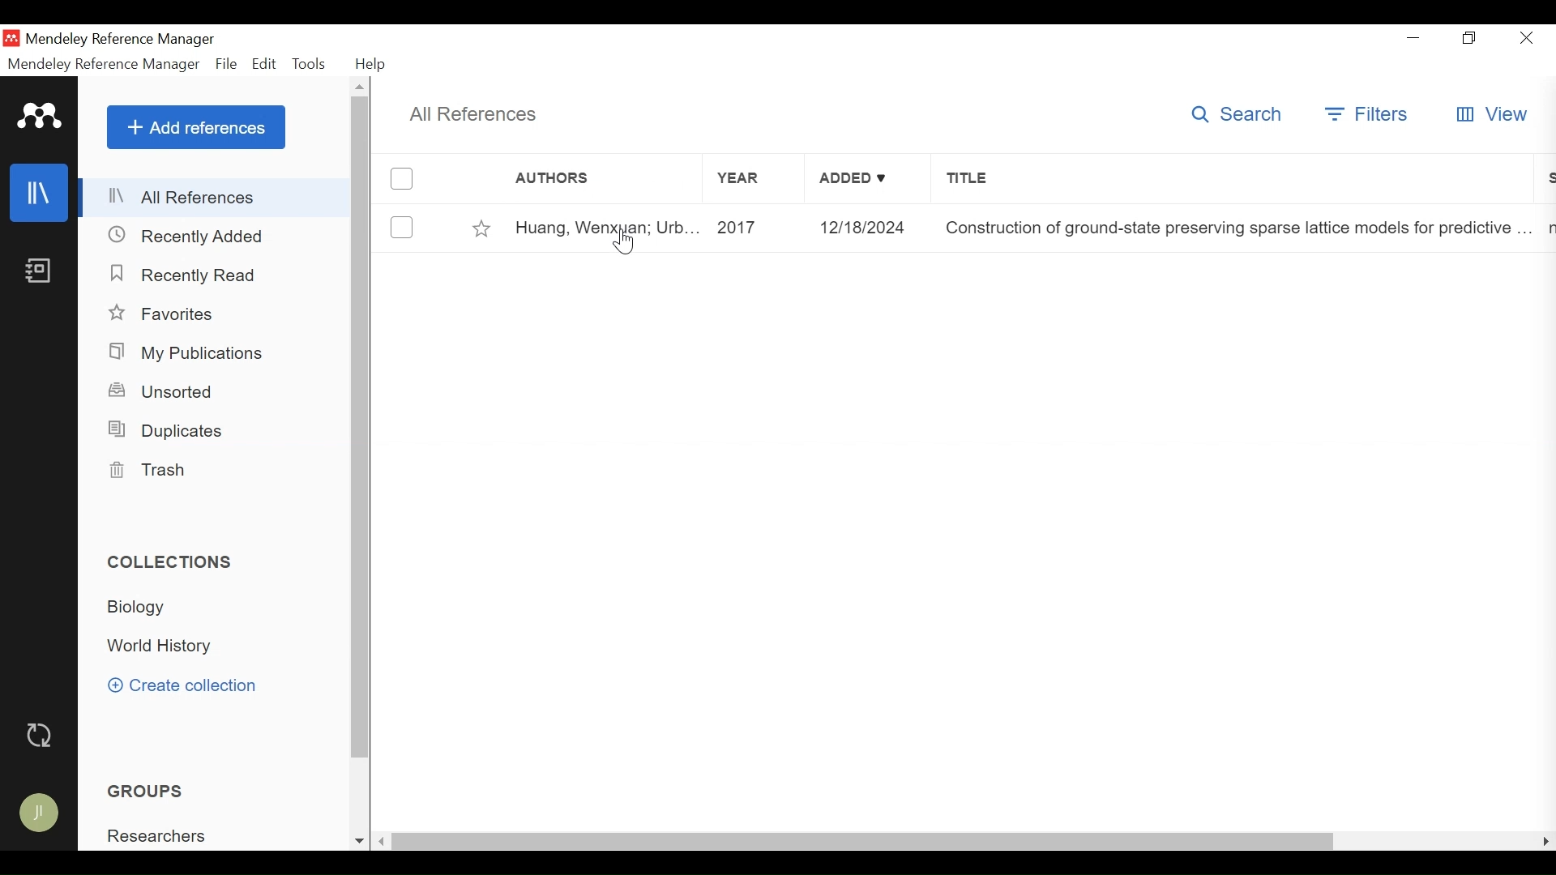  What do you see at coordinates (216, 197) in the screenshot?
I see `All References` at bounding box center [216, 197].